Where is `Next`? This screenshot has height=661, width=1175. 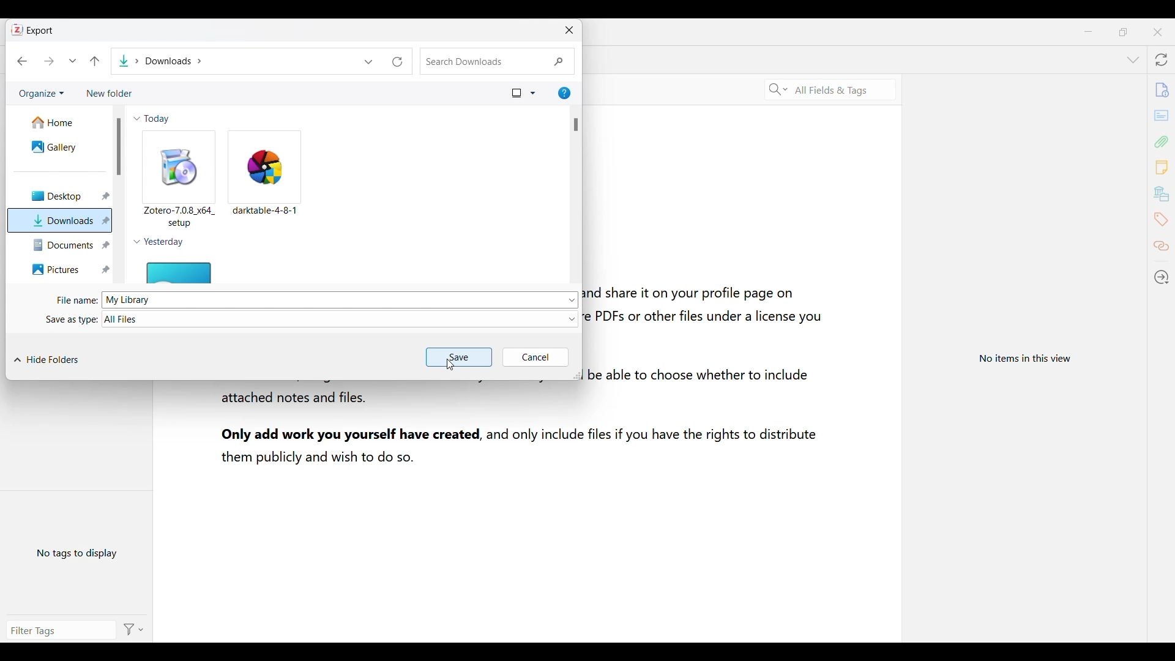 Next is located at coordinates (49, 61).